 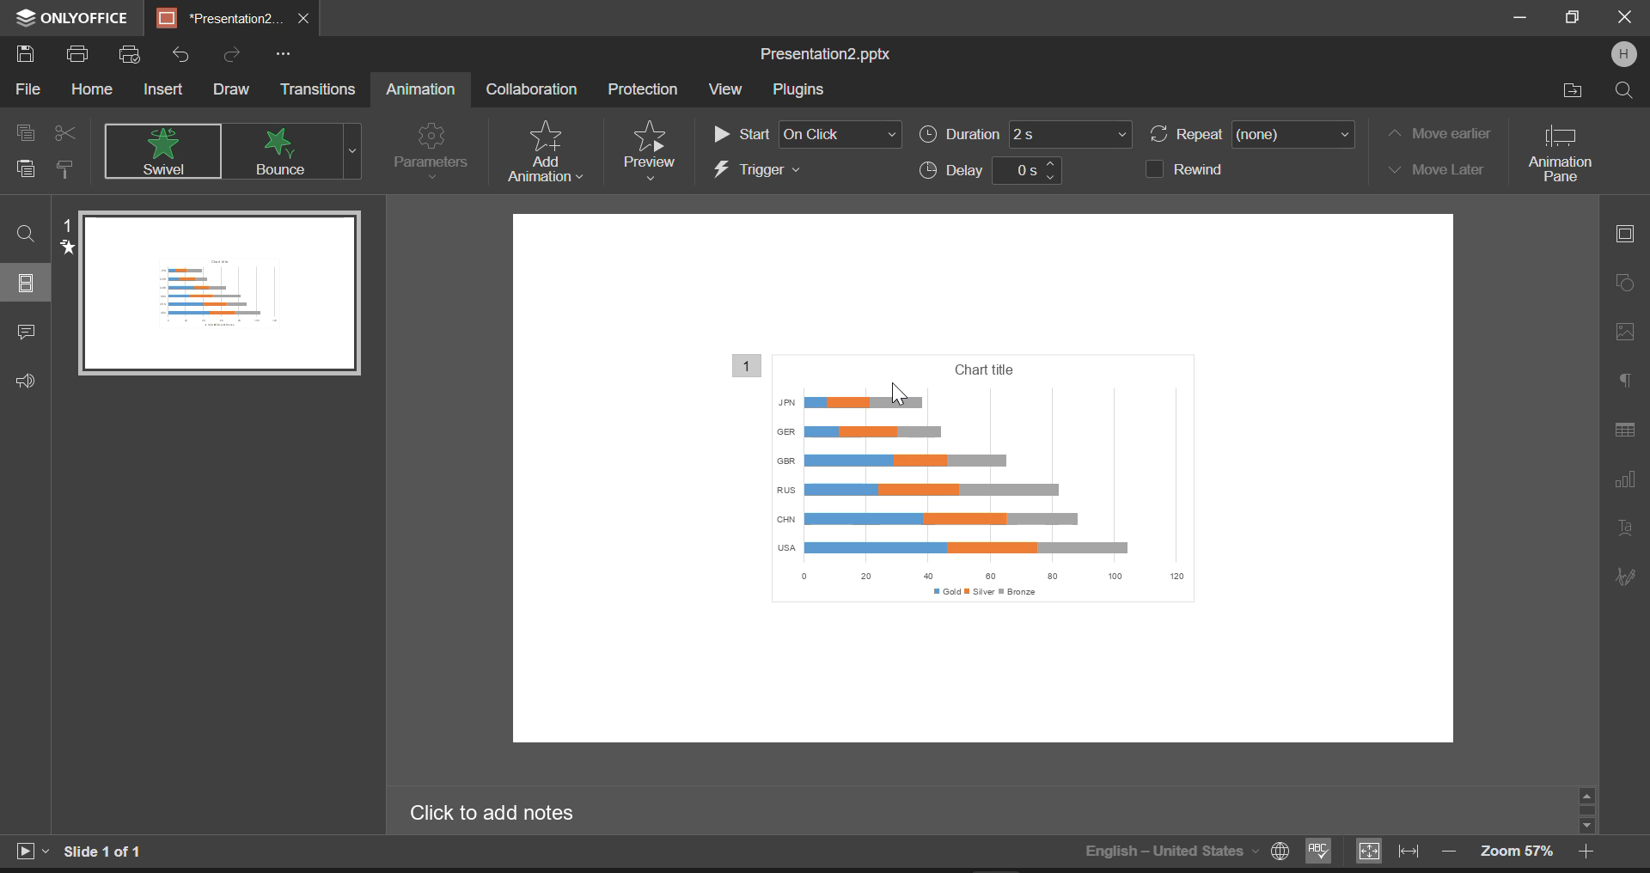 What do you see at coordinates (65, 130) in the screenshot?
I see `Cut` at bounding box center [65, 130].